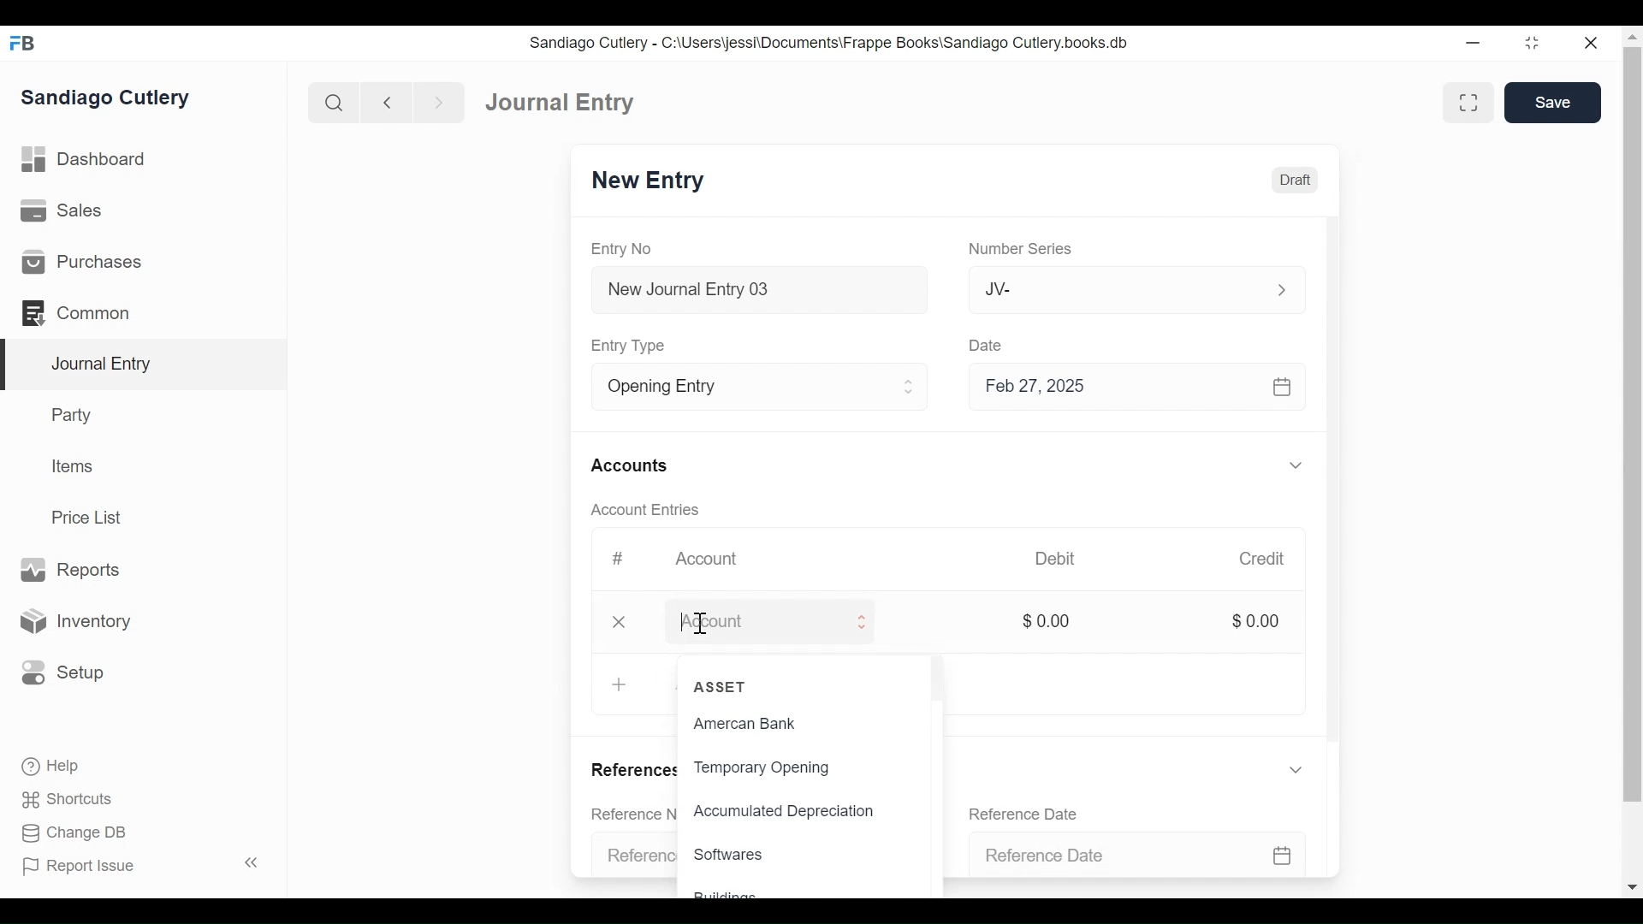 The image size is (1643, 924). What do you see at coordinates (1551, 104) in the screenshot?
I see `Save` at bounding box center [1551, 104].